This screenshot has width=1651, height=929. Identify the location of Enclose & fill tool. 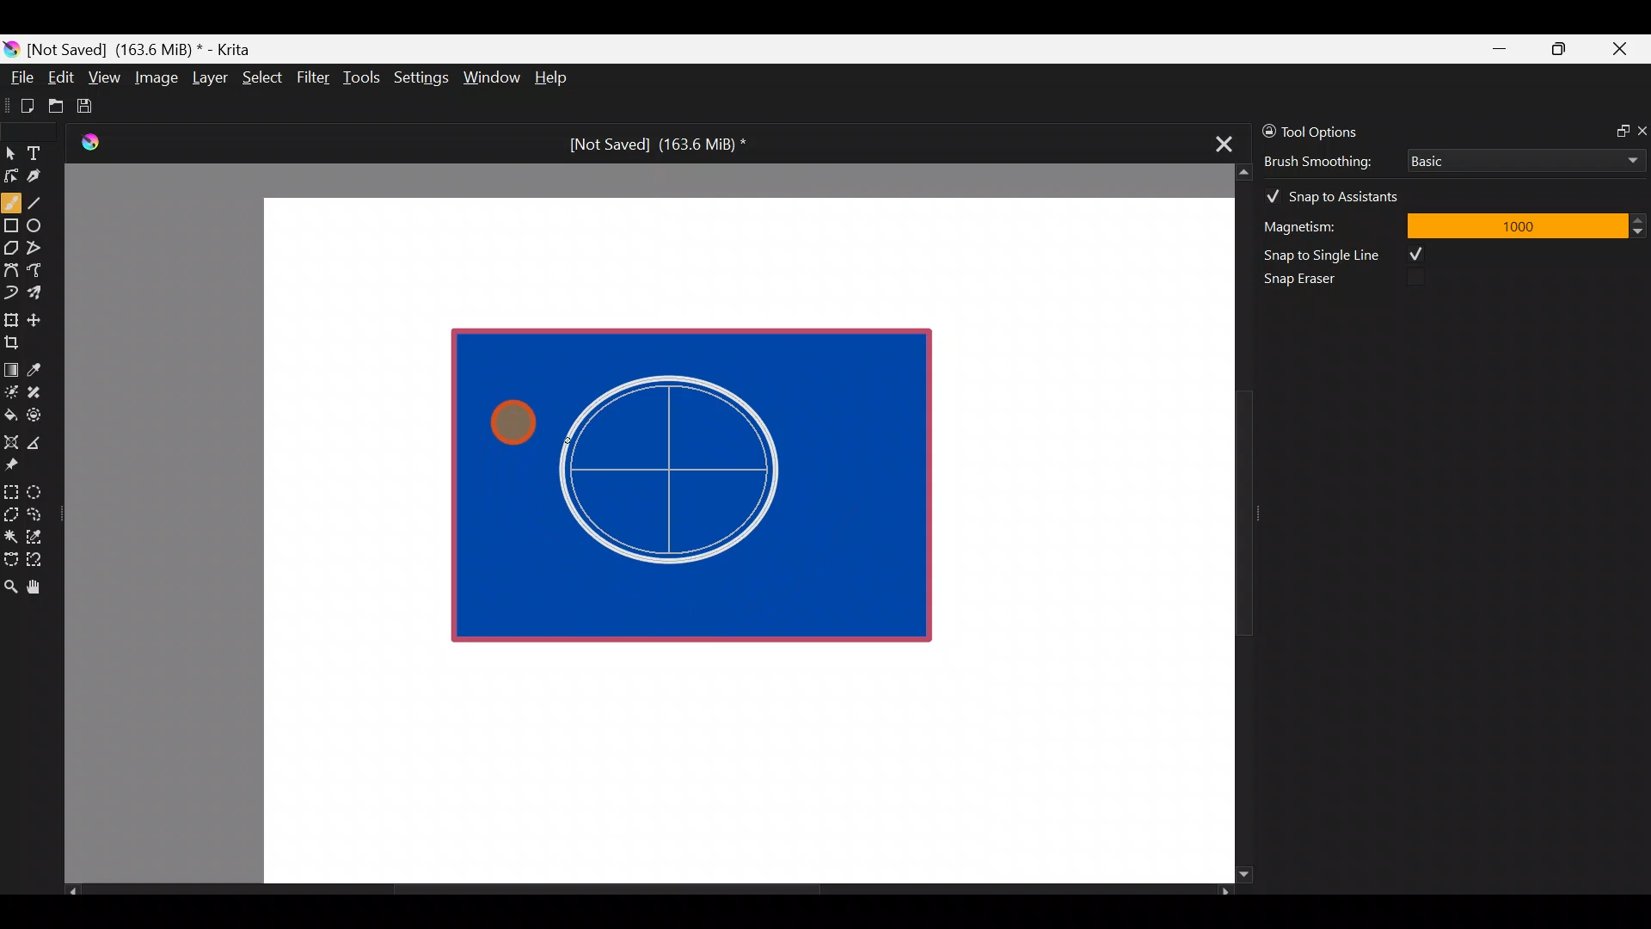
(38, 412).